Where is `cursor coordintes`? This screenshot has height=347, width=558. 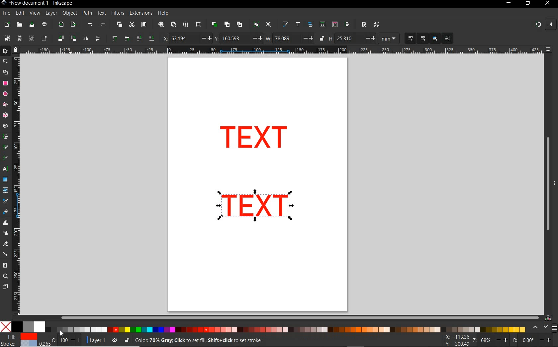 cursor coordintes is located at coordinates (456, 341).